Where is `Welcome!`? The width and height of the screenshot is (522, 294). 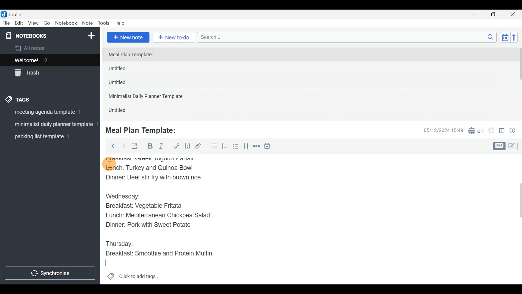
Welcome! is located at coordinates (49, 61).